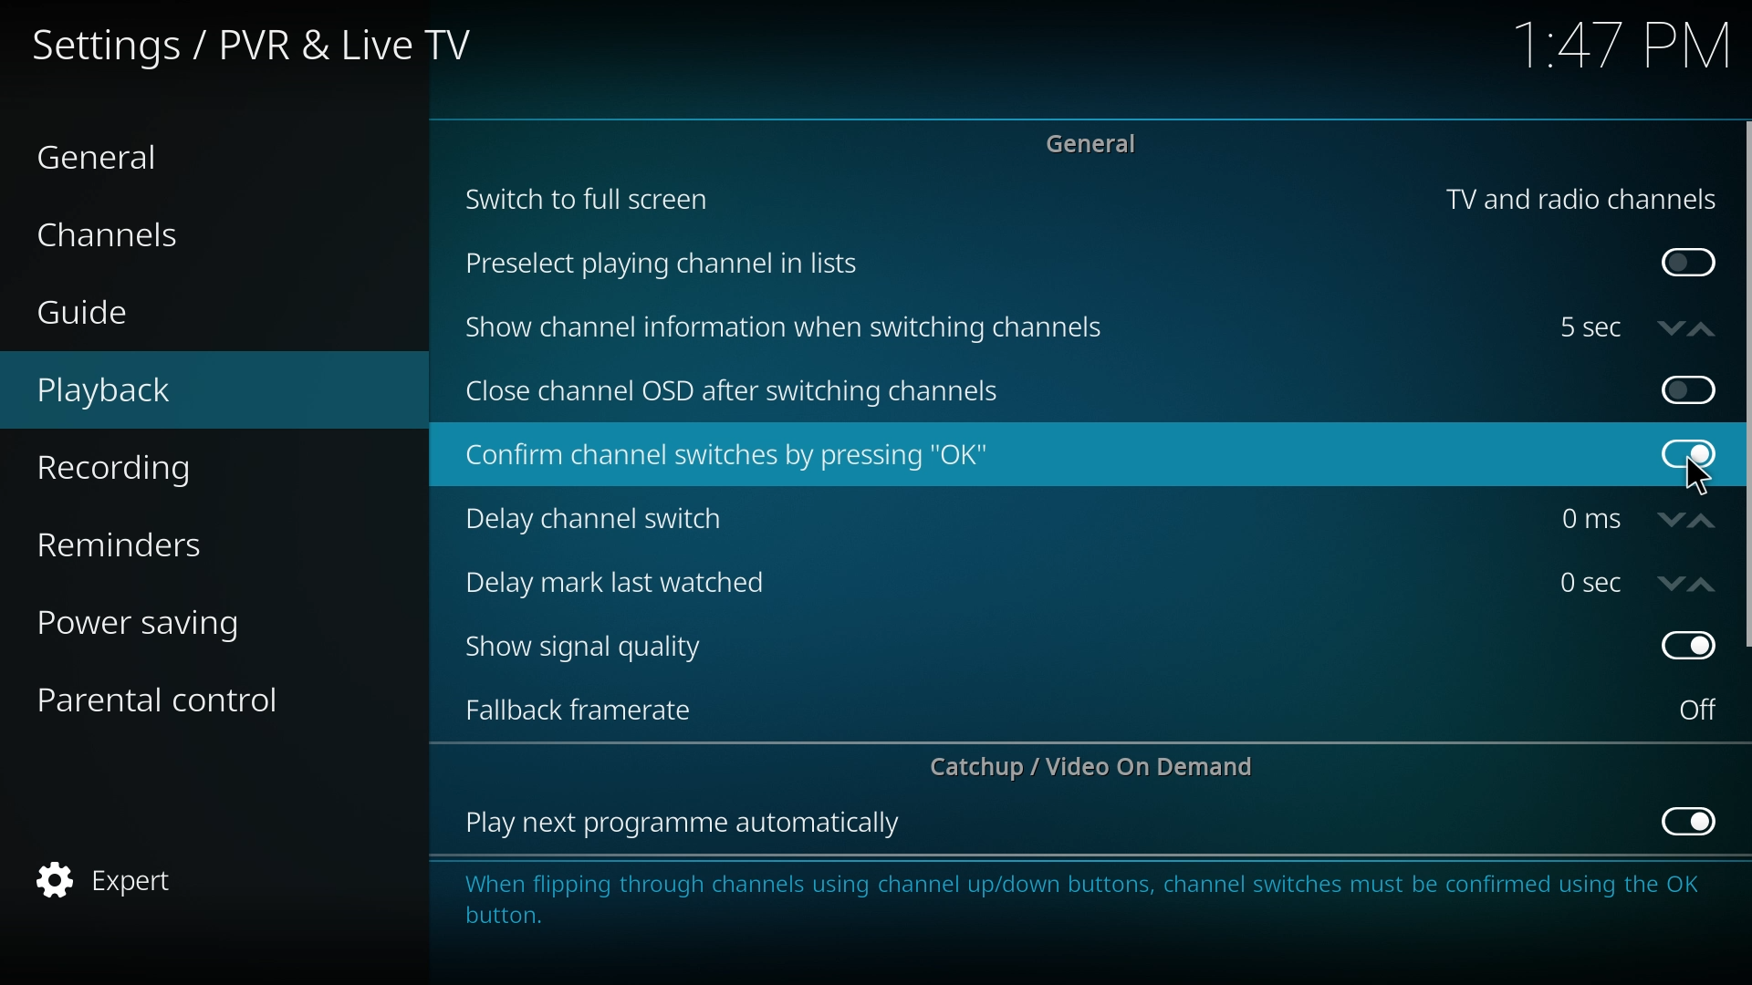  I want to click on expert, so click(164, 881).